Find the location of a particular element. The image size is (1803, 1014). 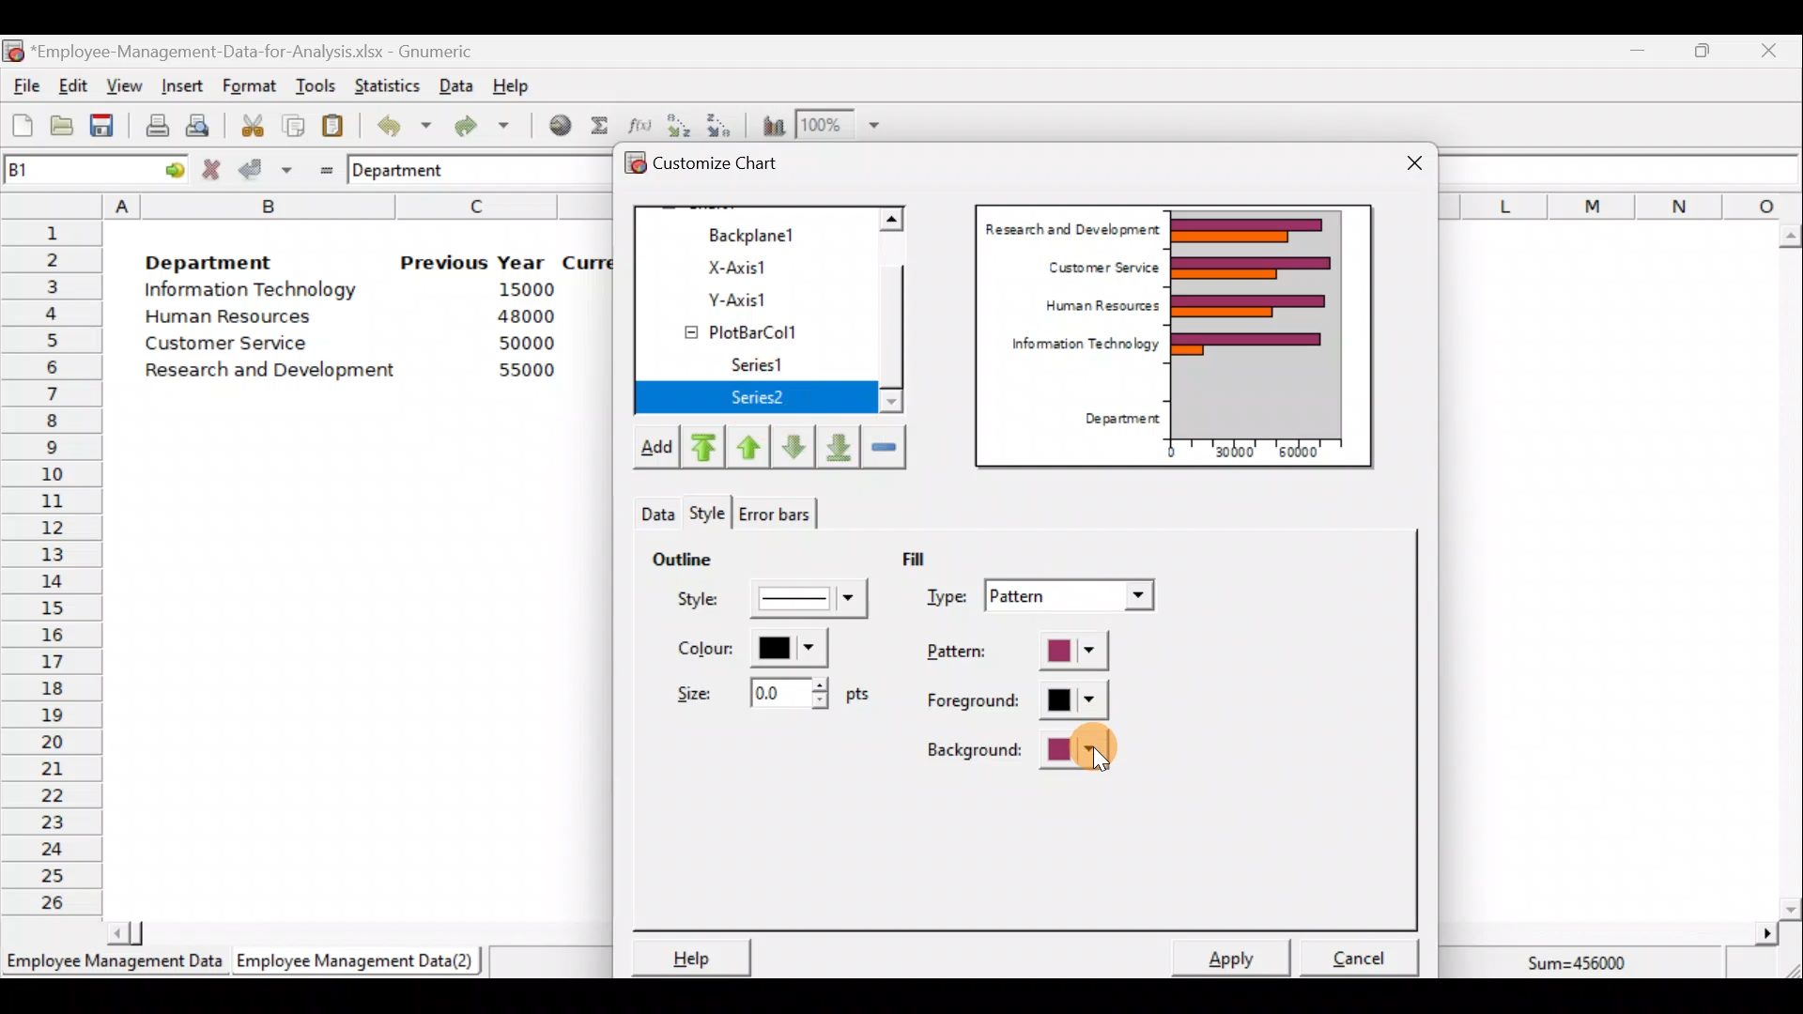

Move up is located at coordinates (748, 444).